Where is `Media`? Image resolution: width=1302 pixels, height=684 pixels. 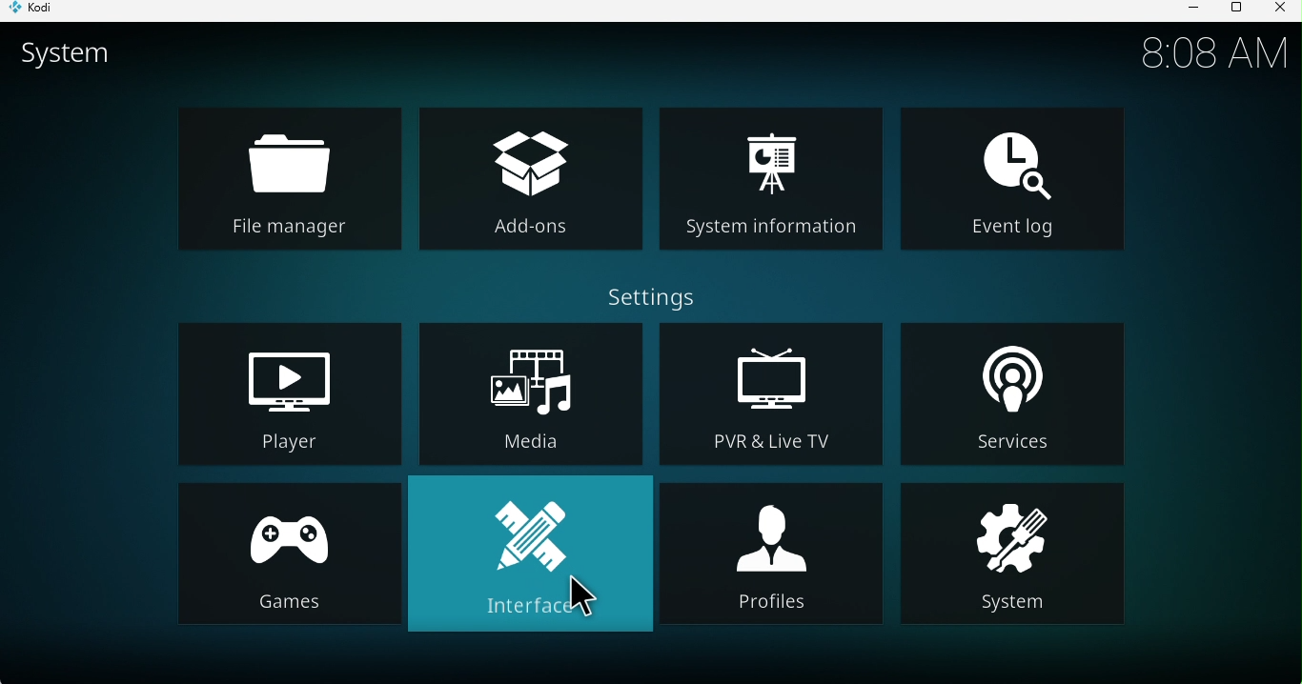 Media is located at coordinates (533, 395).